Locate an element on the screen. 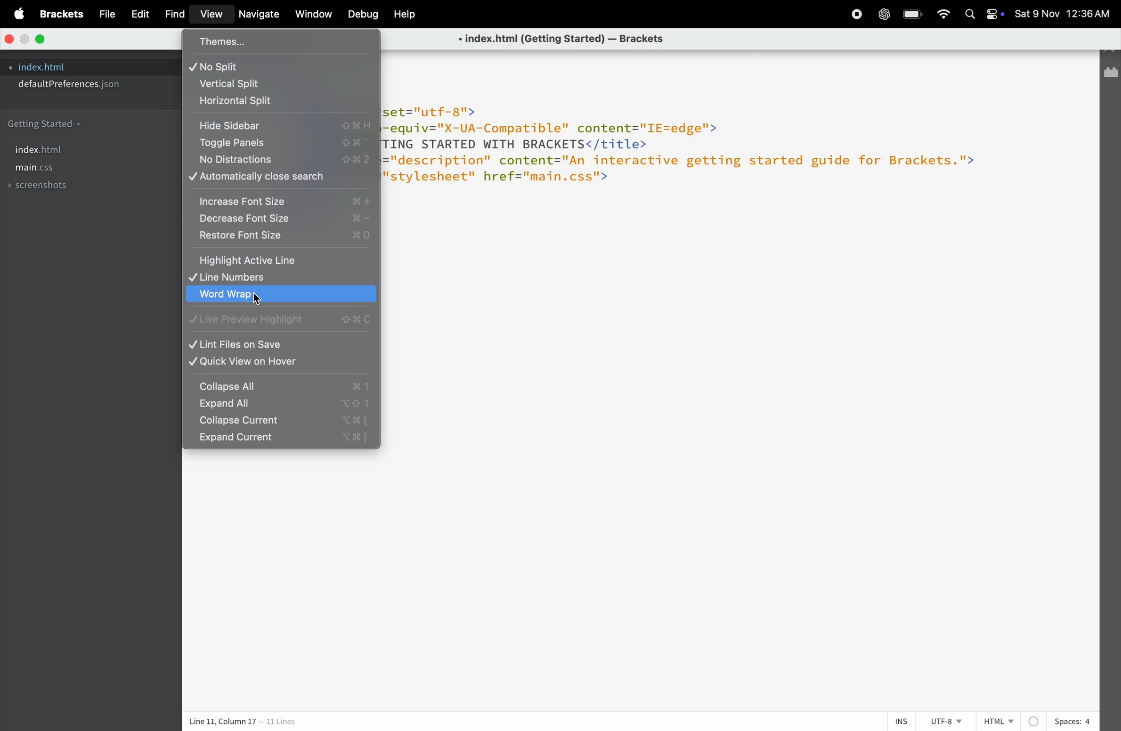 Image resolution: width=1121 pixels, height=731 pixels. debug is located at coordinates (360, 14).